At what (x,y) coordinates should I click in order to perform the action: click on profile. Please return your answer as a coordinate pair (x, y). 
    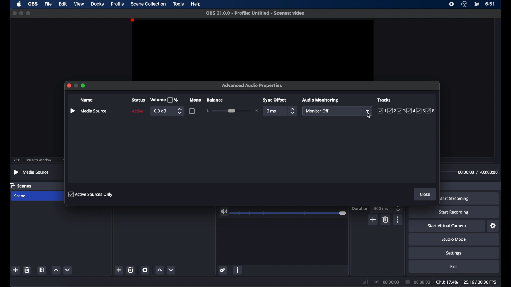
    Looking at the image, I should click on (118, 4).